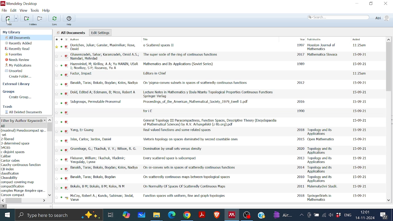  What do you see at coordinates (320, 132) in the screenshot?
I see `Published in` at bounding box center [320, 132].